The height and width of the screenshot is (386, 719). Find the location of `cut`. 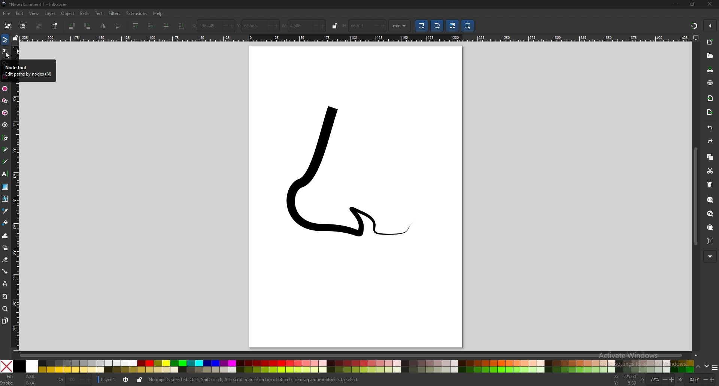

cut is located at coordinates (710, 170).